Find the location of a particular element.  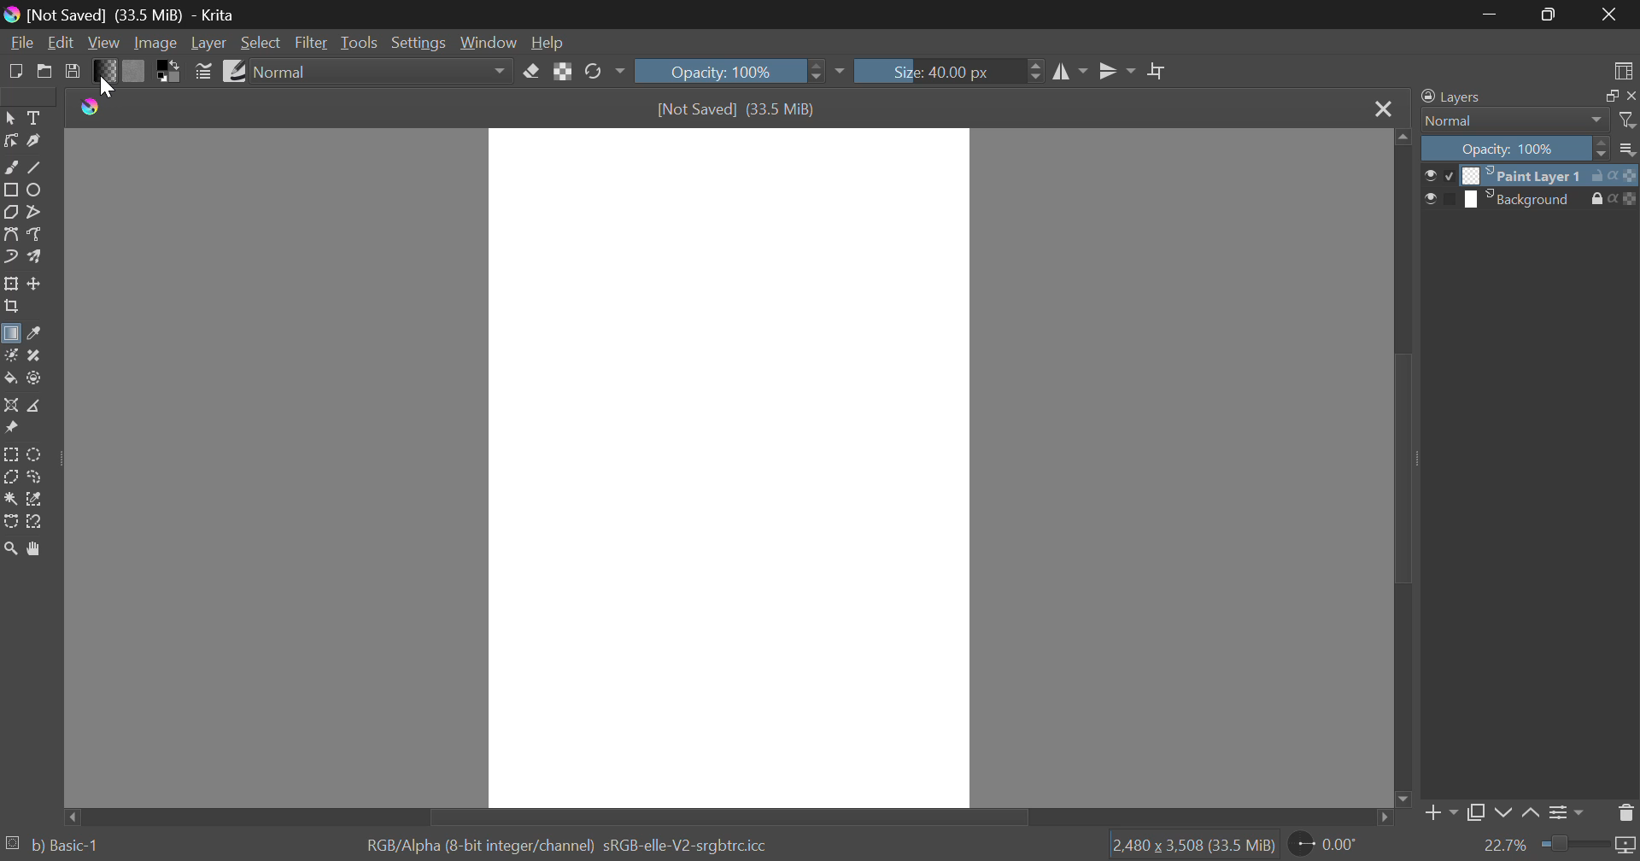

Smart Patch Tool is located at coordinates (35, 357).